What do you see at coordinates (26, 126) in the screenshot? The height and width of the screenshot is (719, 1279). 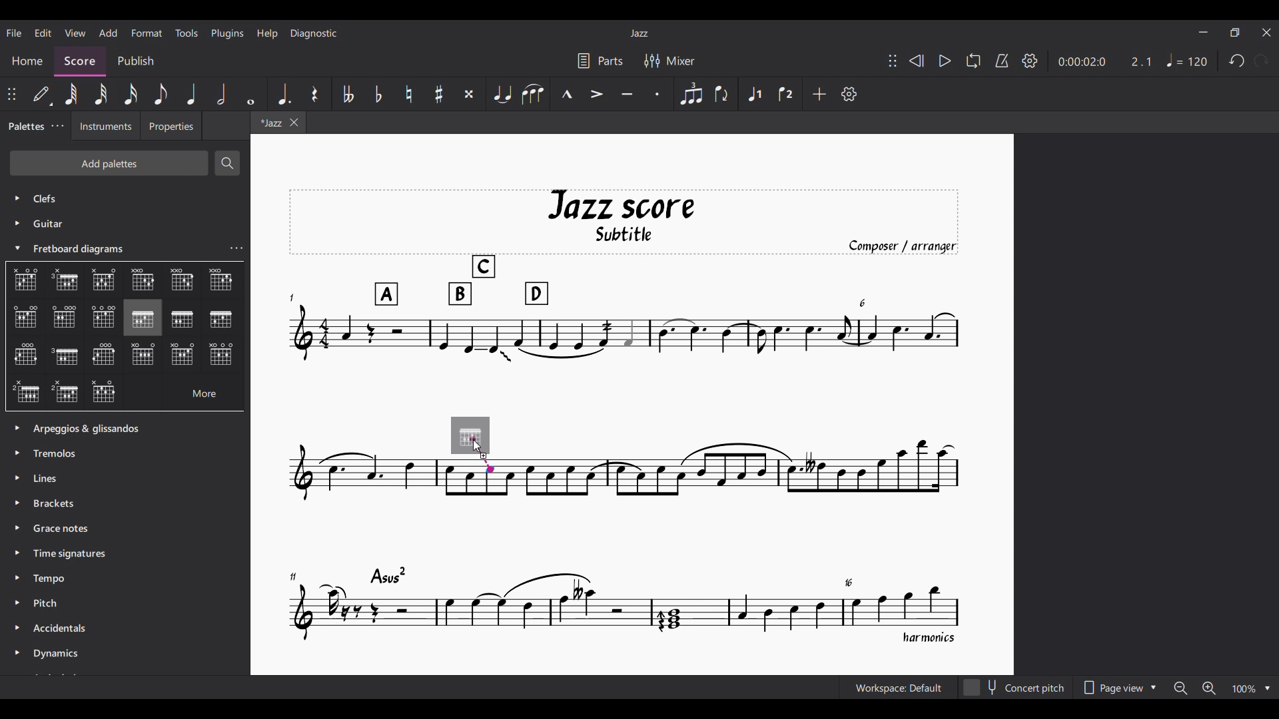 I see `Palettes, current selection` at bounding box center [26, 126].